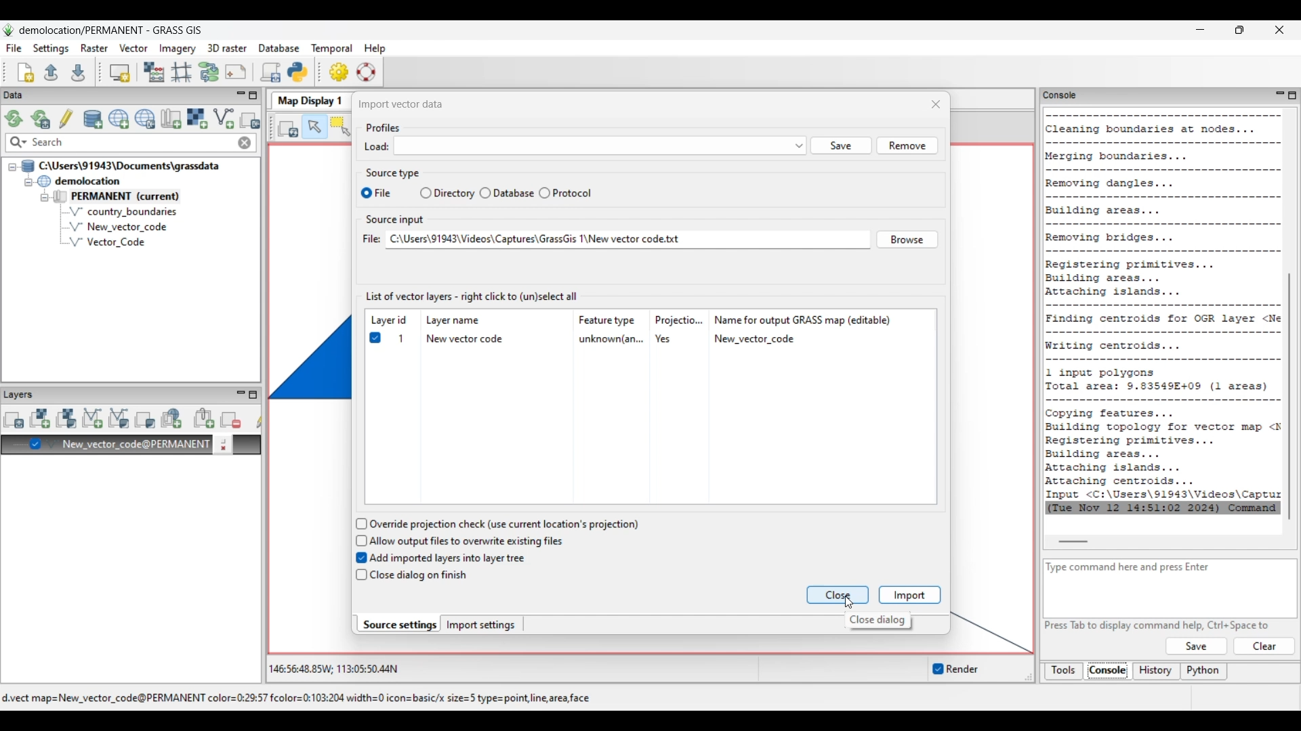  Describe the element at coordinates (119, 119) in the screenshot. I see `Create new project (location) to current GRASS database` at that location.